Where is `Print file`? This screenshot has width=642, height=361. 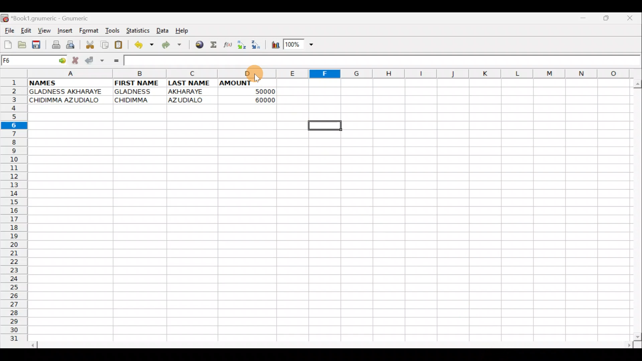
Print file is located at coordinates (53, 44).